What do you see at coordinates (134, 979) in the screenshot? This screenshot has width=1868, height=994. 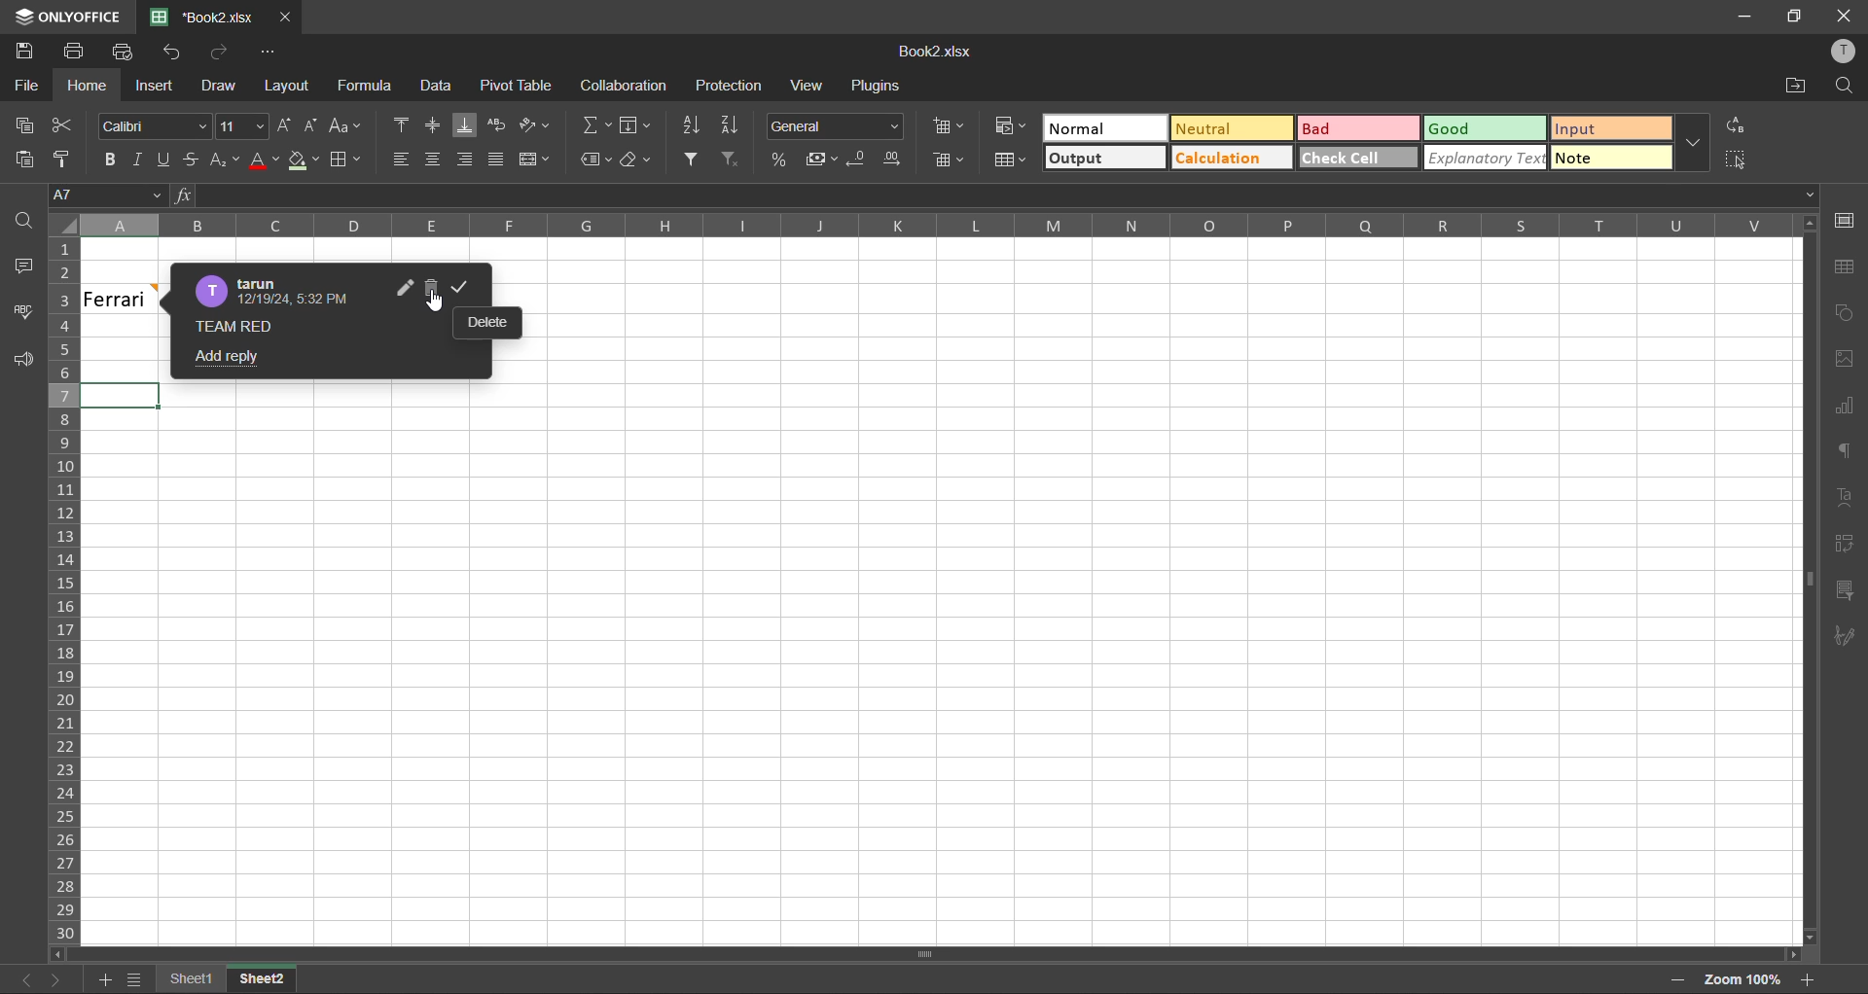 I see `sheetlist` at bounding box center [134, 979].